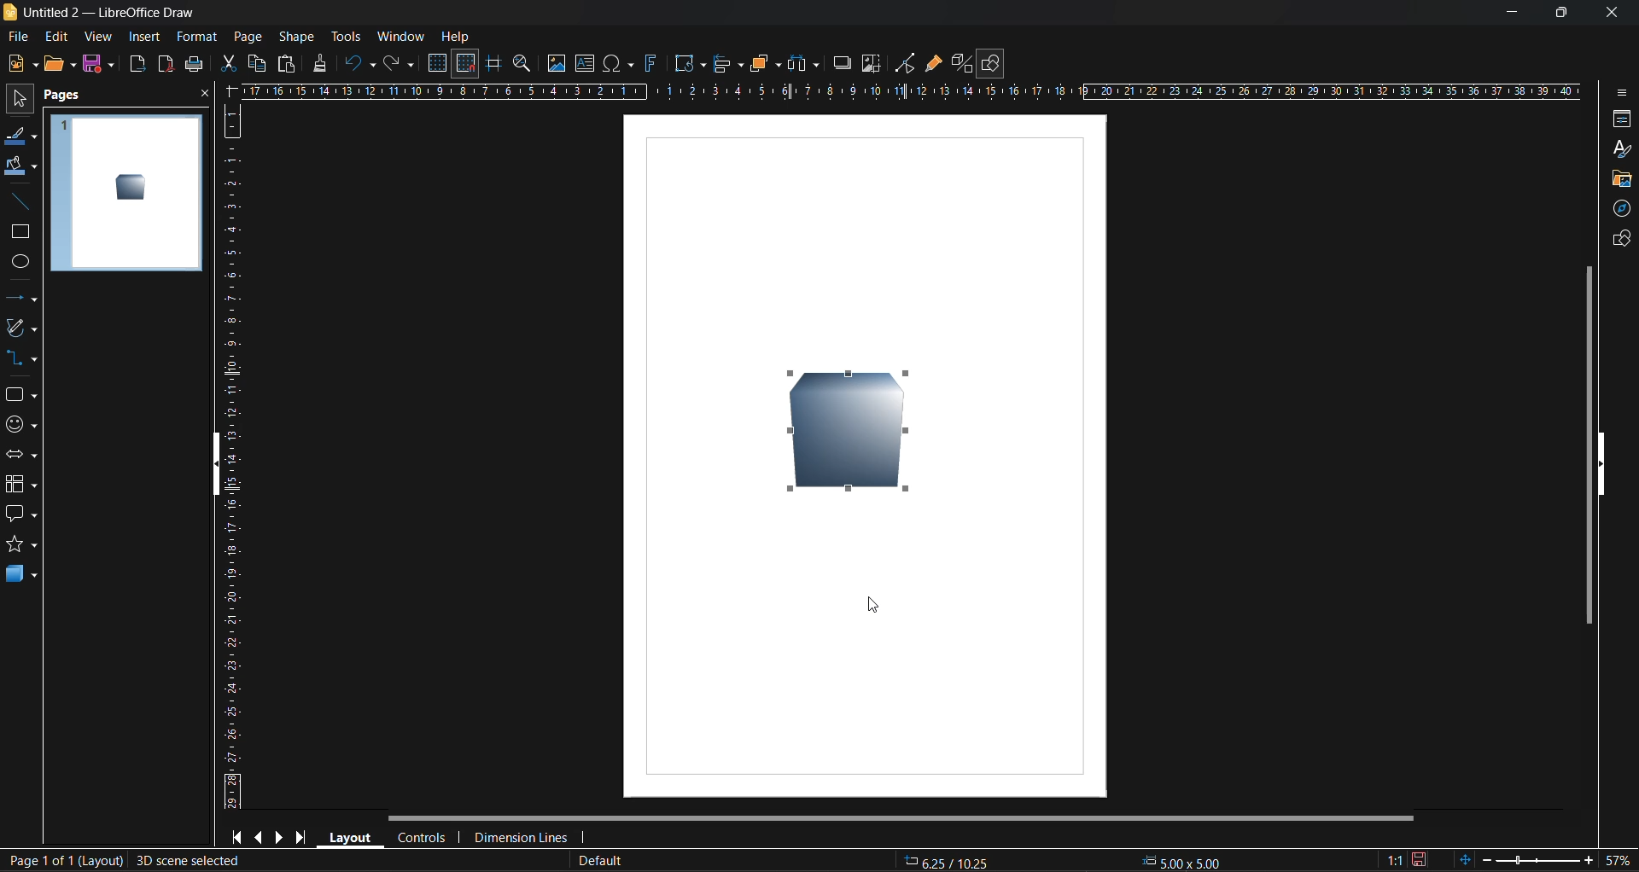 This screenshot has height=872, width=1639. What do you see at coordinates (763, 63) in the screenshot?
I see `arrange` at bounding box center [763, 63].